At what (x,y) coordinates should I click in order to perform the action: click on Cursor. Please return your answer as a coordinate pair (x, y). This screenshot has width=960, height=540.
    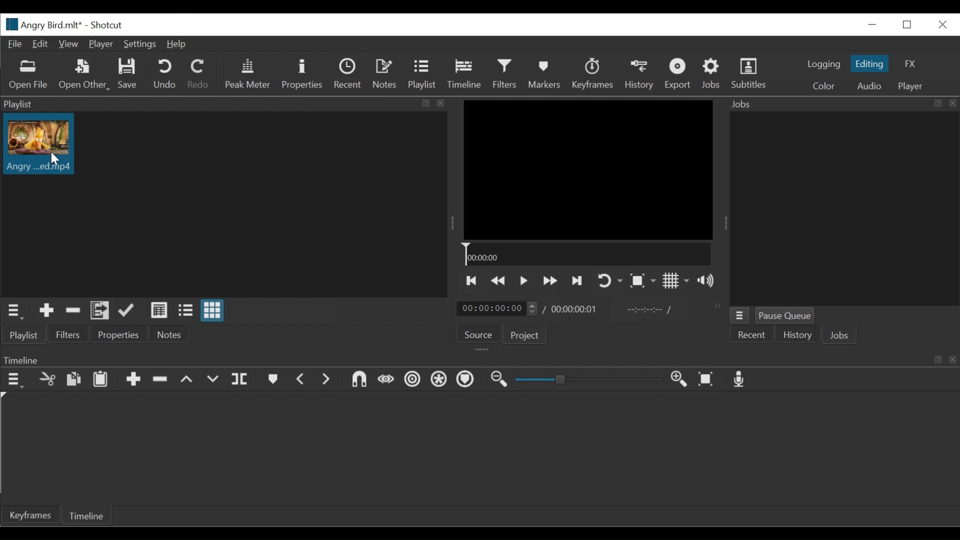
    Looking at the image, I should click on (55, 158).